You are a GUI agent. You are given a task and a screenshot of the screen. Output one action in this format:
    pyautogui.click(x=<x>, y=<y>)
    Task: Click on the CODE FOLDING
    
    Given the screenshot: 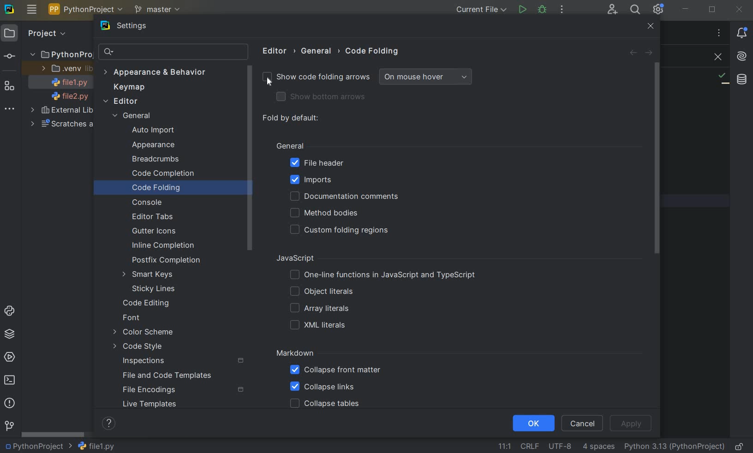 What is the action you would take?
    pyautogui.click(x=373, y=53)
    